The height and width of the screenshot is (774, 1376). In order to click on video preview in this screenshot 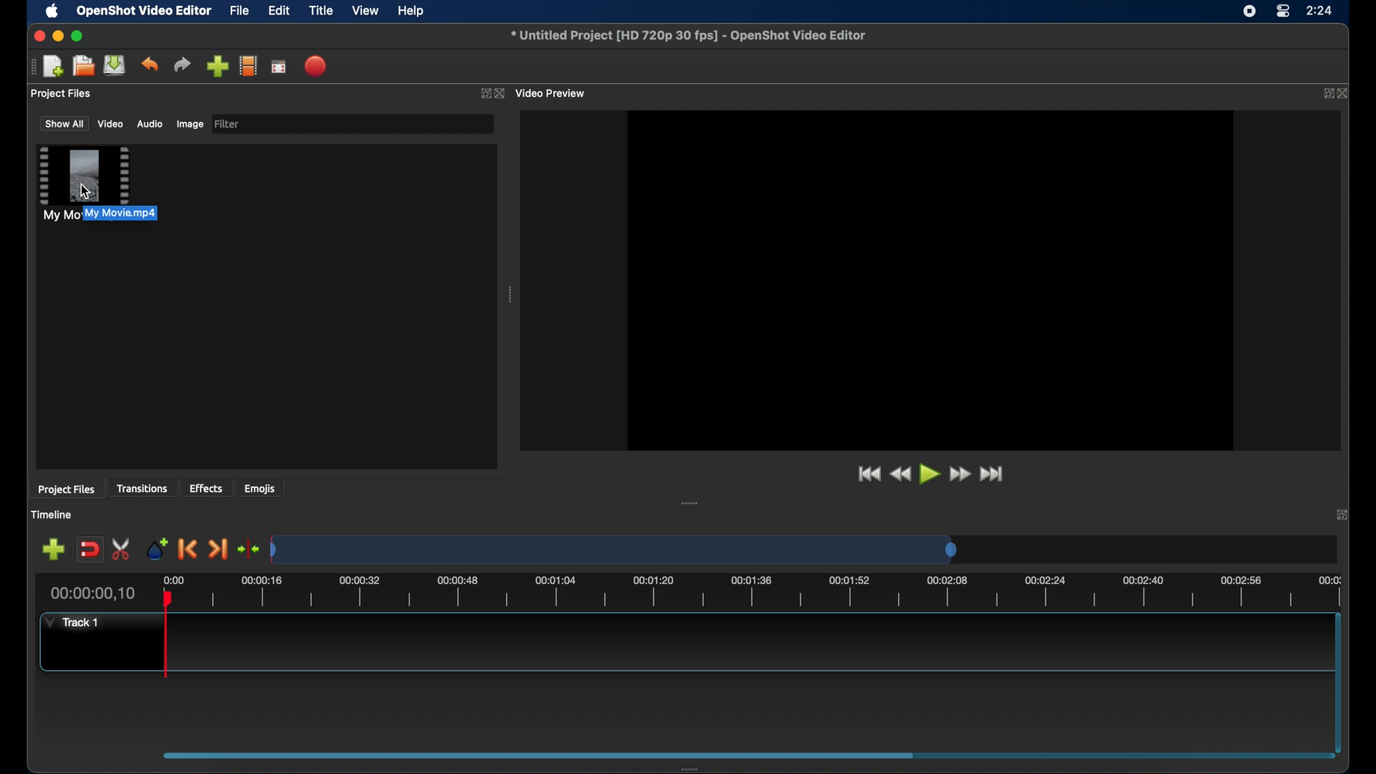, I will do `click(929, 278)`.